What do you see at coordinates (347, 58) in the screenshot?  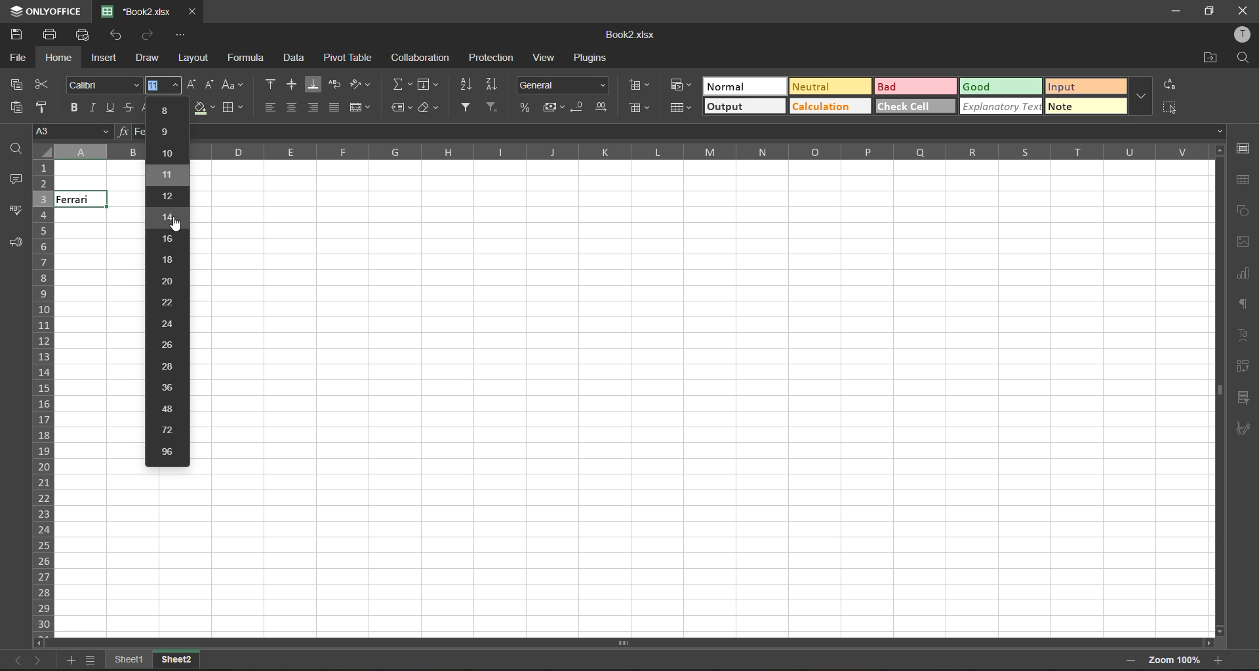 I see `pivot table` at bounding box center [347, 58].